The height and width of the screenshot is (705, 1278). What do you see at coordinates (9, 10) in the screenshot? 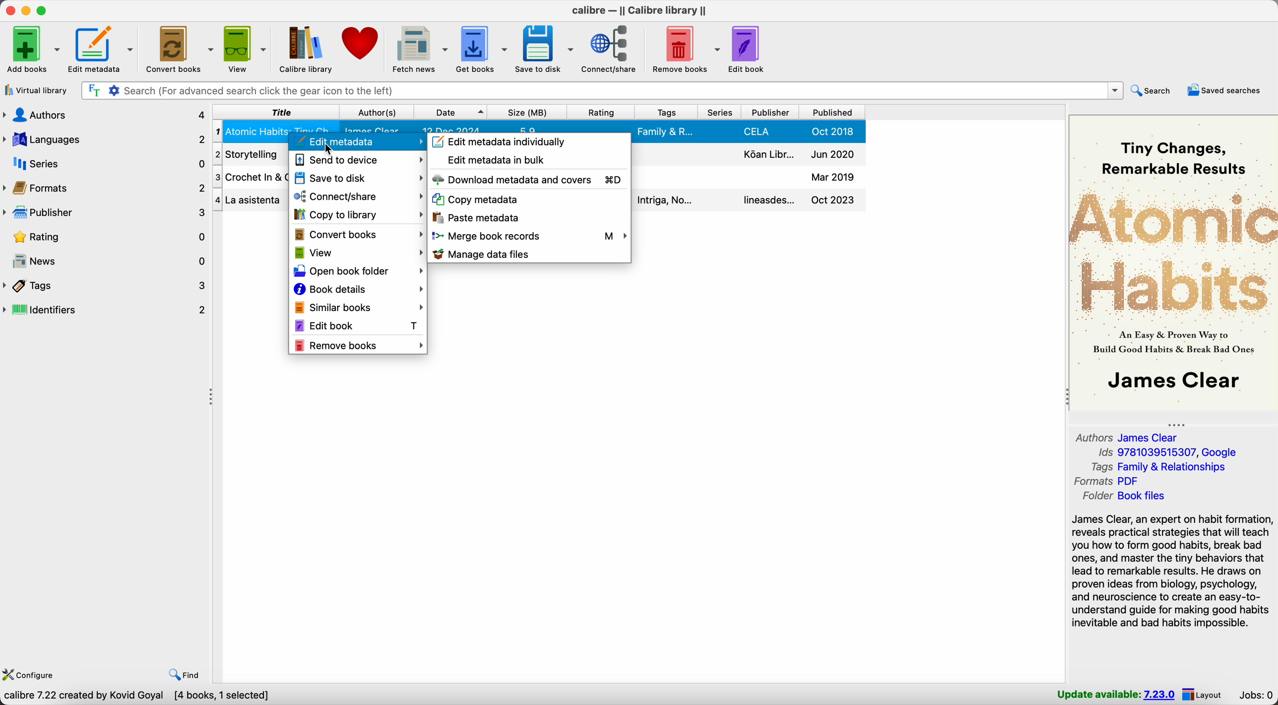
I see `close program` at bounding box center [9, 10].